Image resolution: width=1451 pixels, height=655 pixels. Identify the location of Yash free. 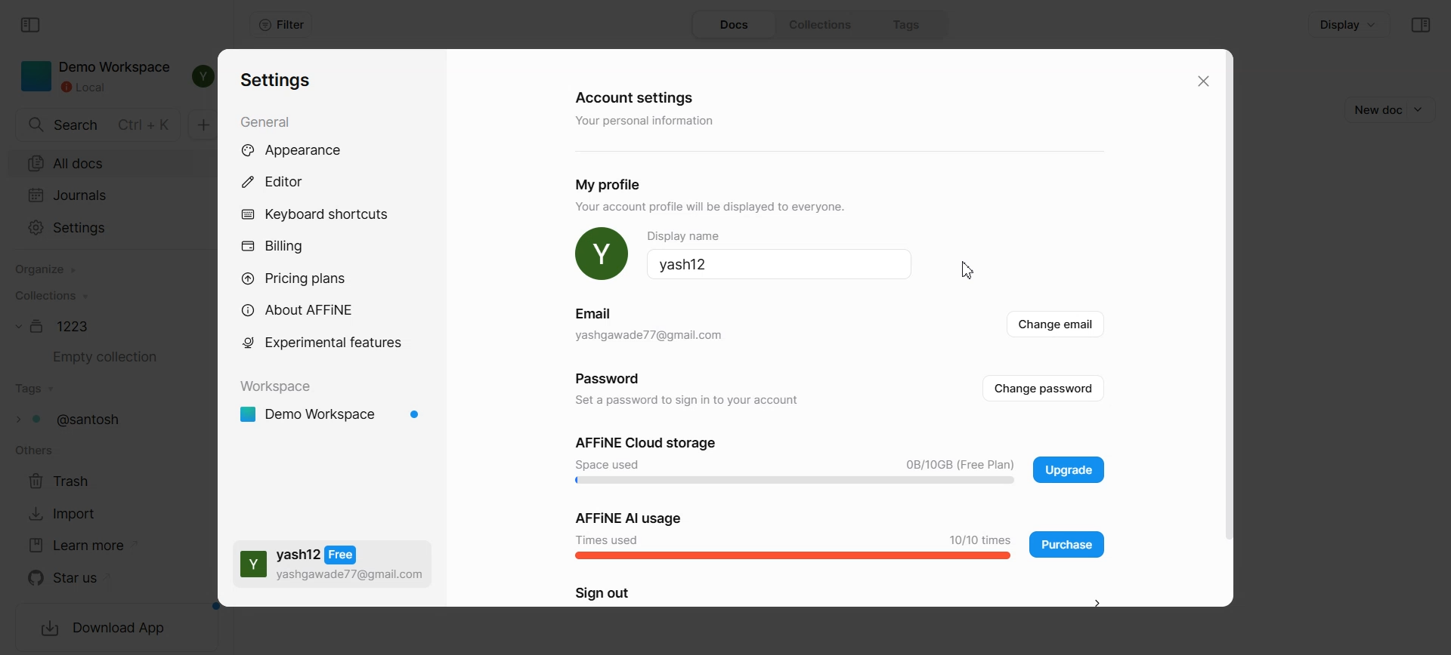
(333, 563).